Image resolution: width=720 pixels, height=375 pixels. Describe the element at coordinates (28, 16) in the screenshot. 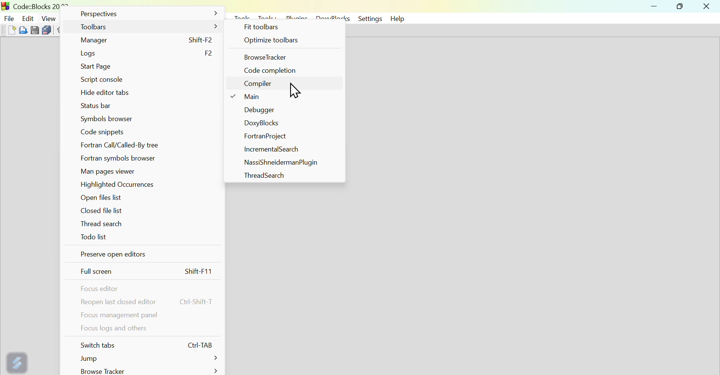

I see `edit` at that location.